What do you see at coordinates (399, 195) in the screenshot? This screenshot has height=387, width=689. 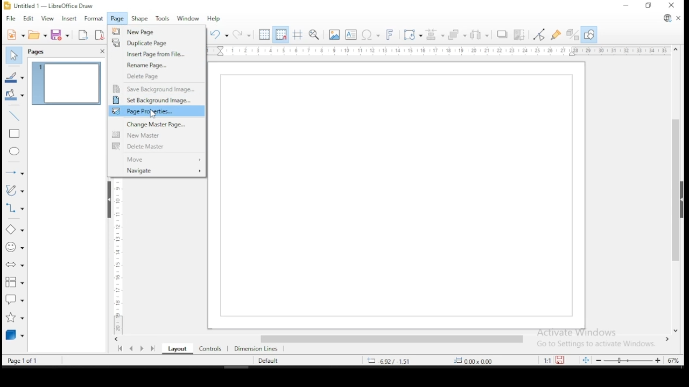 I see `Page` at bounding box center [399, 195].